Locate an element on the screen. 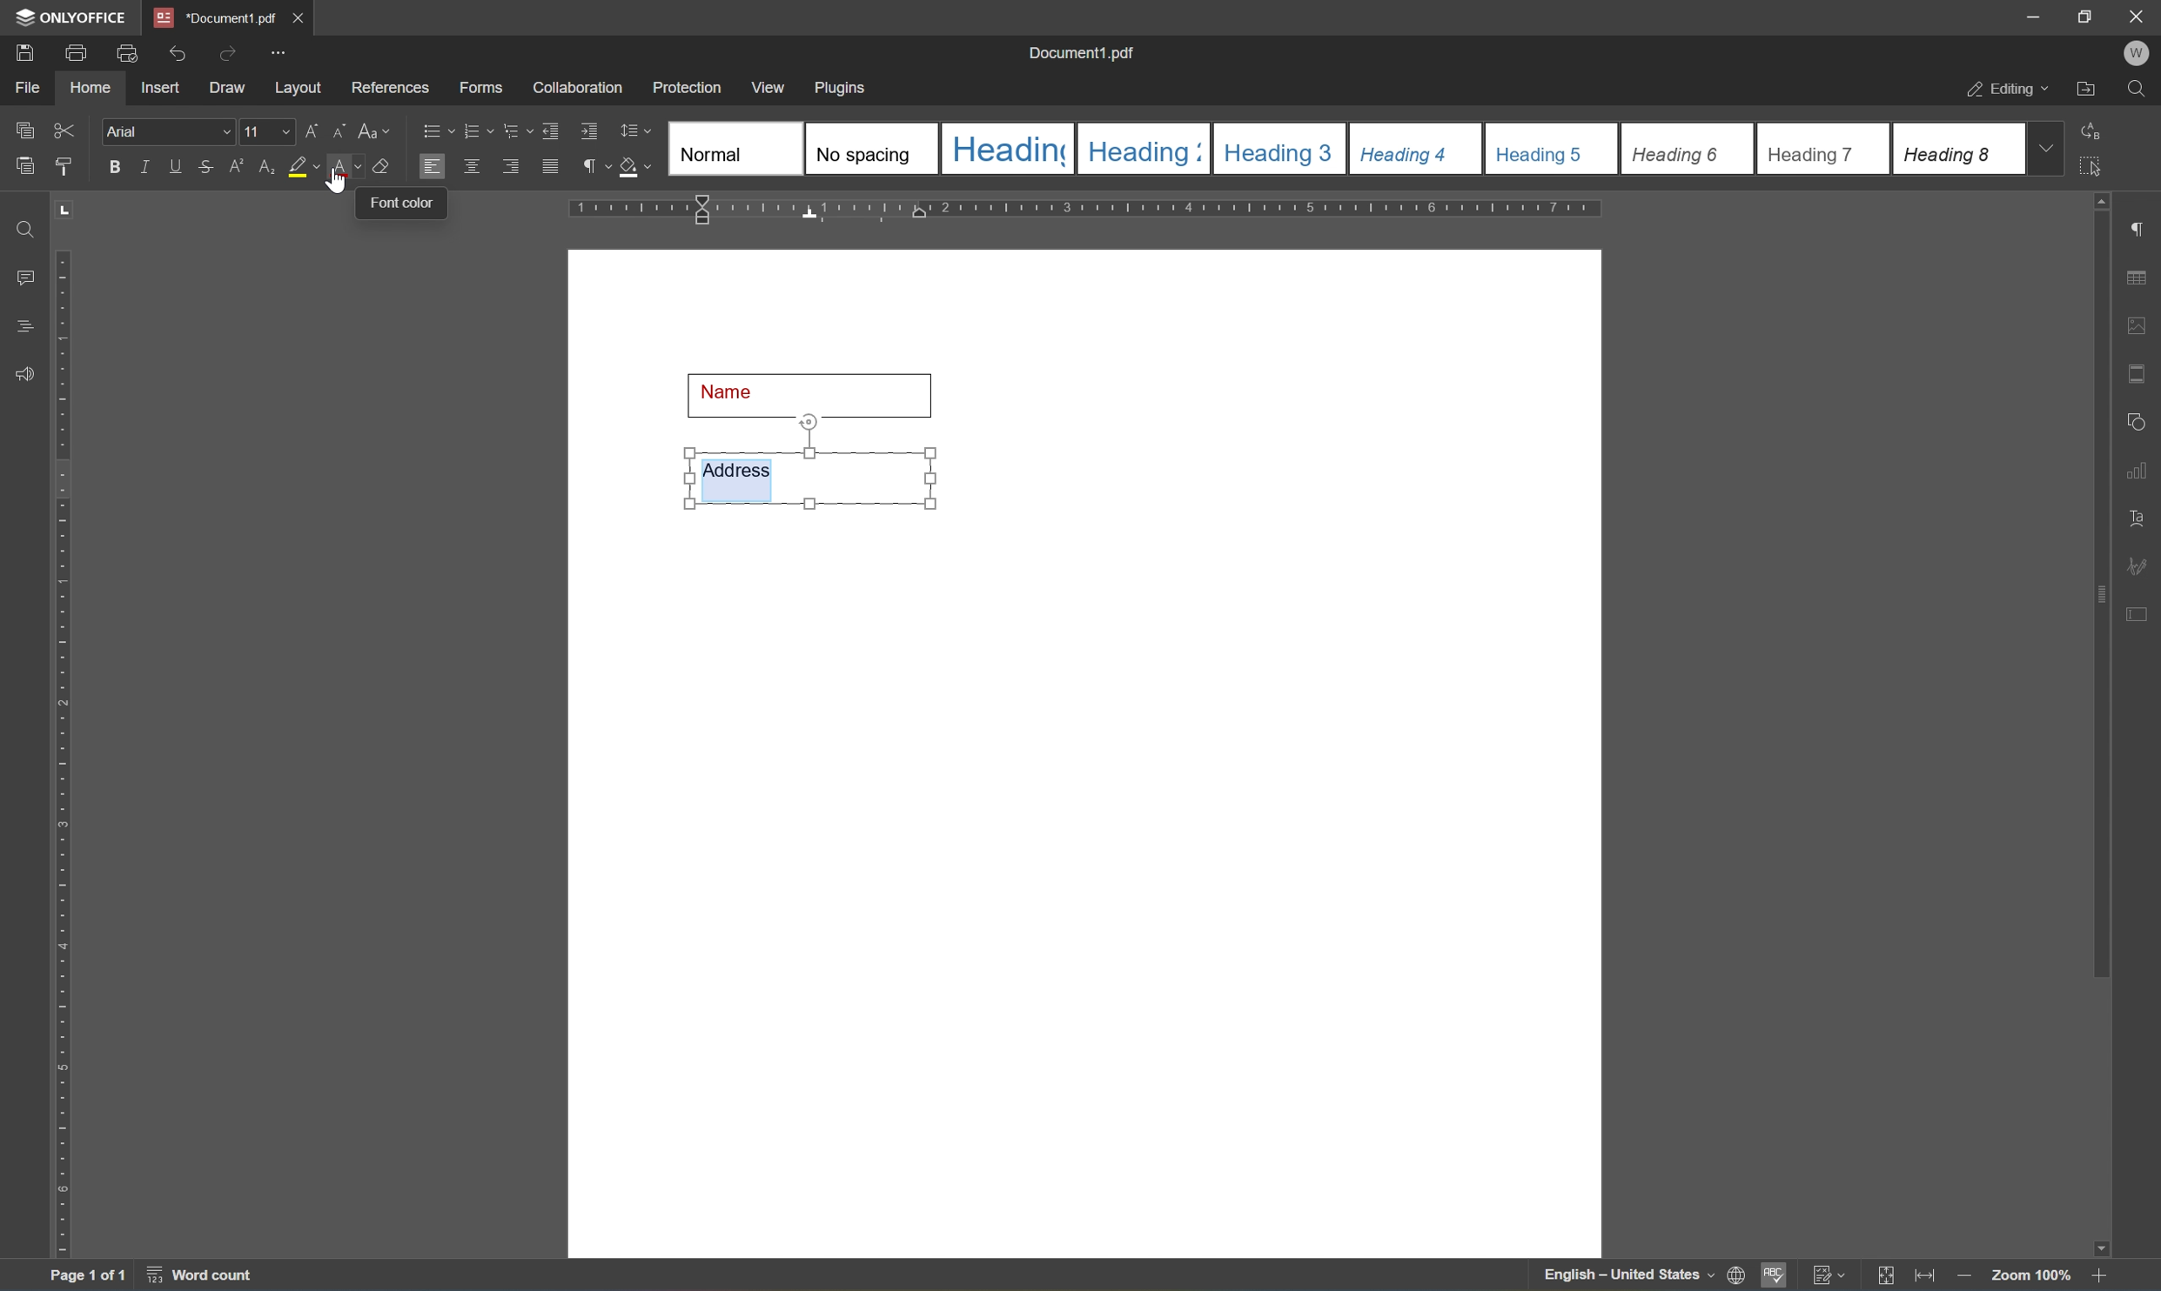 The height and width of the screenshot is (1291, 2161). increment font size is located at coordinates (312, 130).